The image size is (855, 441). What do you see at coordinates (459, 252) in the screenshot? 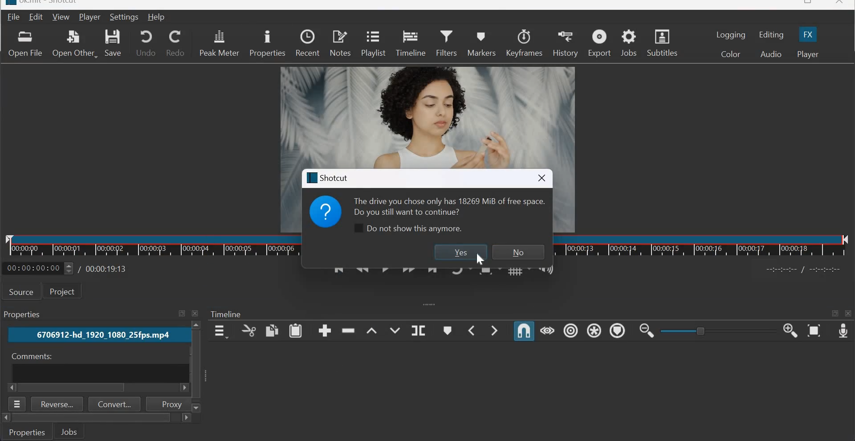
I see `yes` at bounding box center [459, 252].